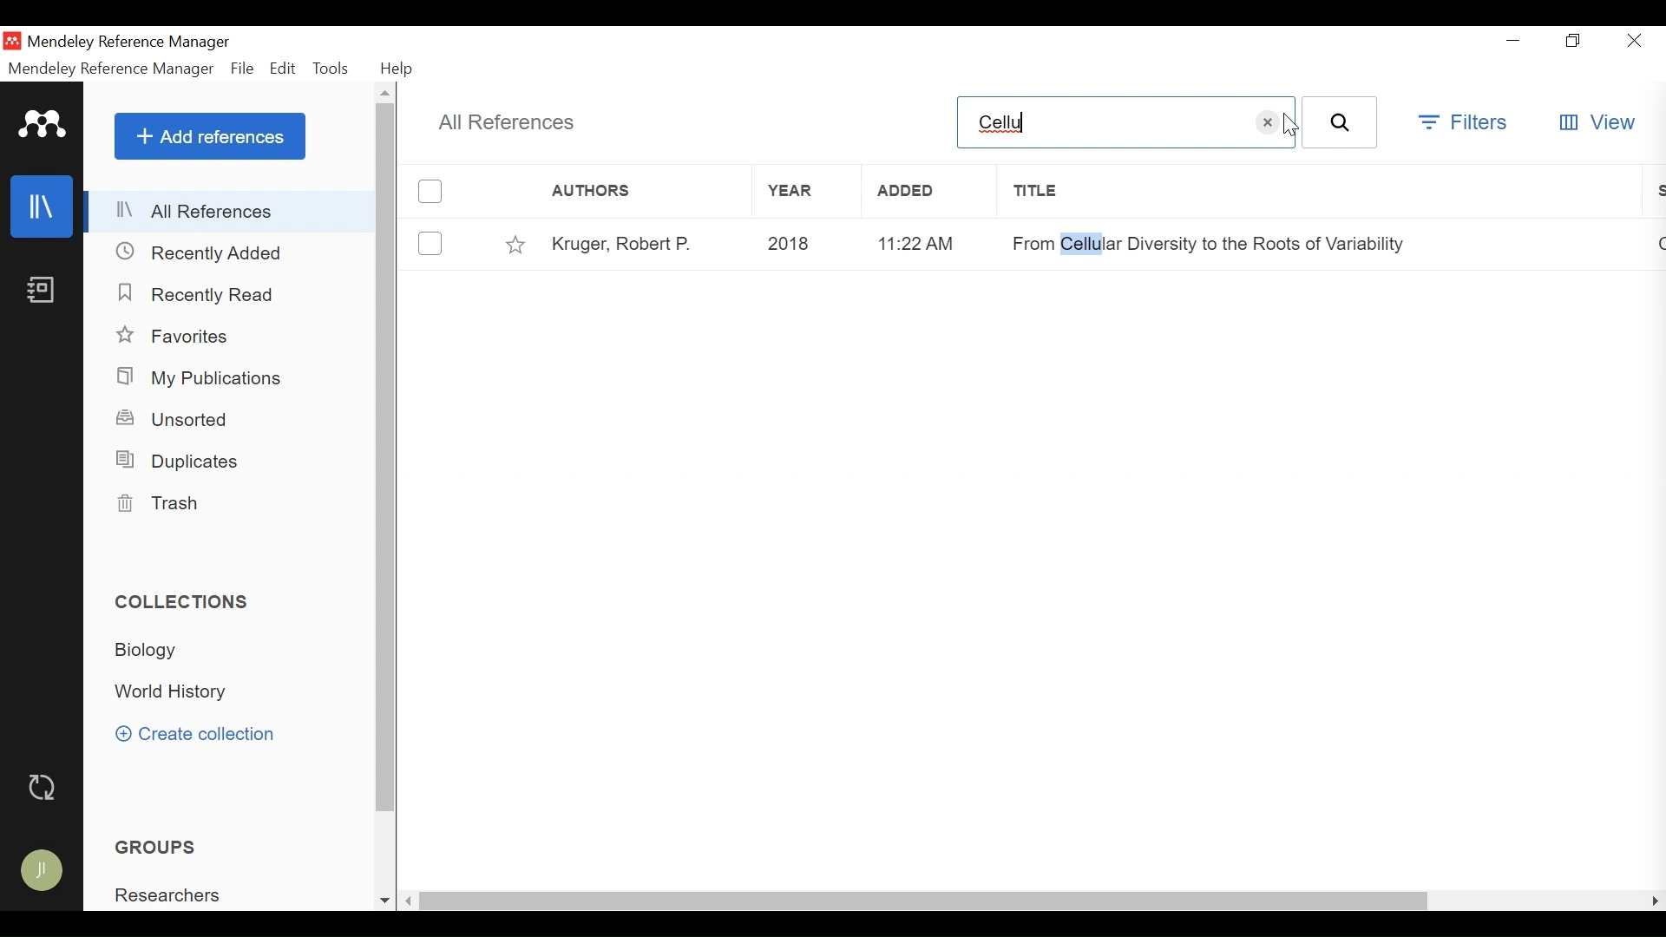 Image resolution: width=1666 pixels, height=937 pixels. I want to click on Collection, so click(175, 691).